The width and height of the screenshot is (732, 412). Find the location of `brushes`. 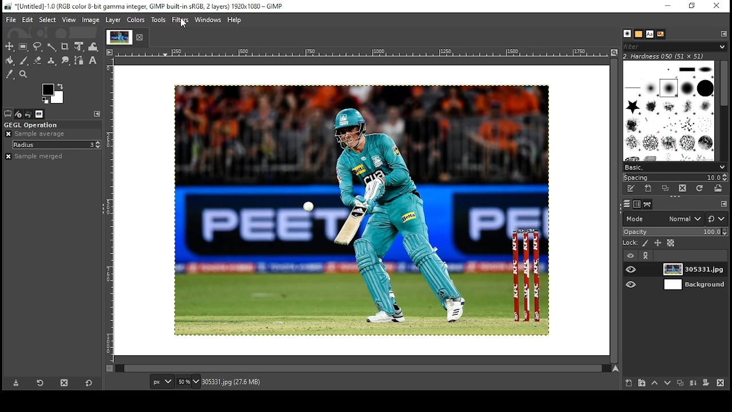

brushes is located at coordinates (670, 112).